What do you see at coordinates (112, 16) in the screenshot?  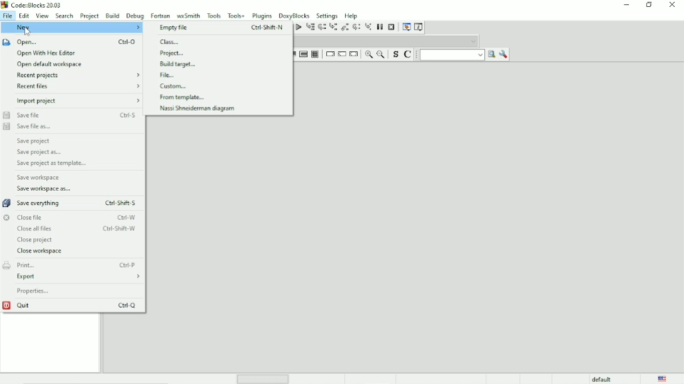 I see `Build` at bounding box center [112, 16].